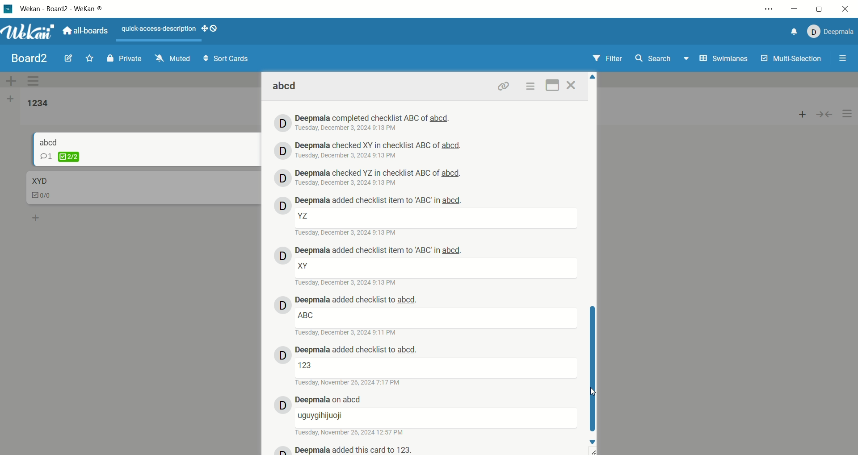  What do you see at coordinates (283, 177) in the screenshot?
I see `avatar` at bounding box center [283, 177].